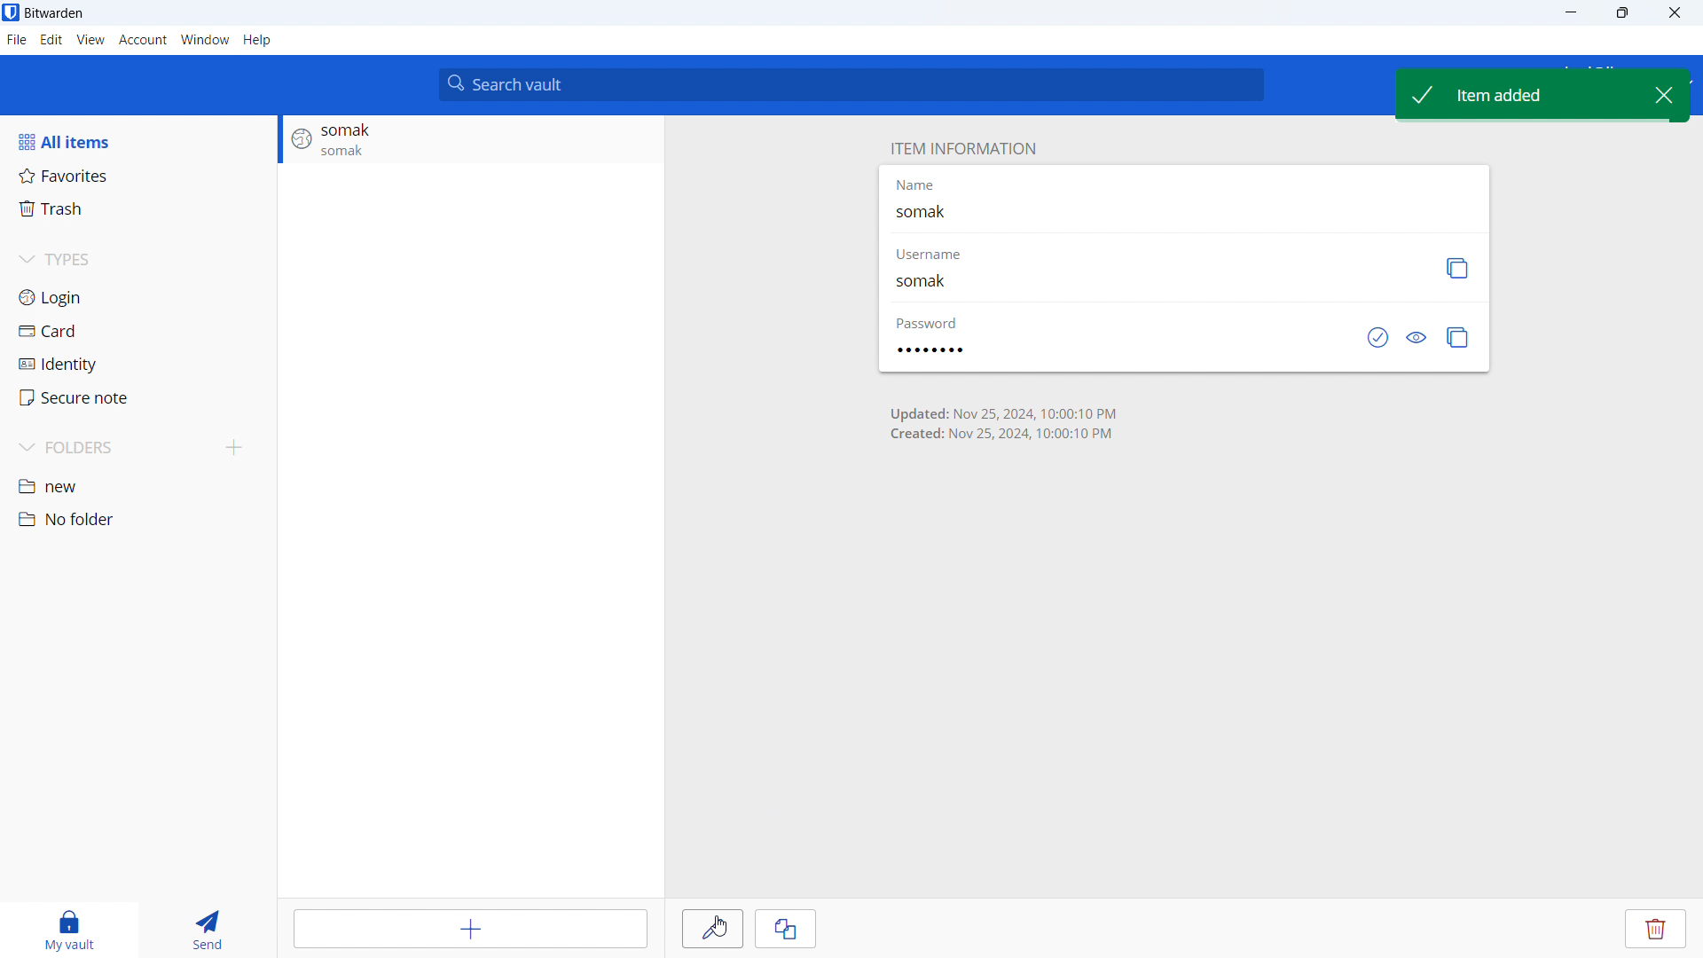 The height and width of the screenshot is (958, 1703). Describe the element at coordinates (257, 40) in the screenshot. I see `help` at that location.